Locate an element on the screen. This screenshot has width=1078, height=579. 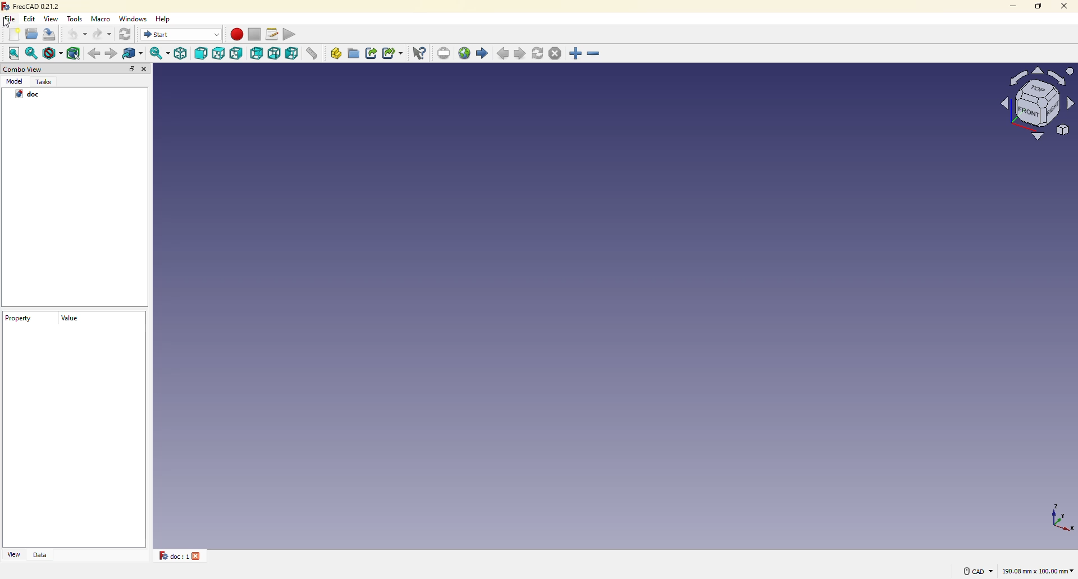
zoom out is located at coordinates (595, 54).